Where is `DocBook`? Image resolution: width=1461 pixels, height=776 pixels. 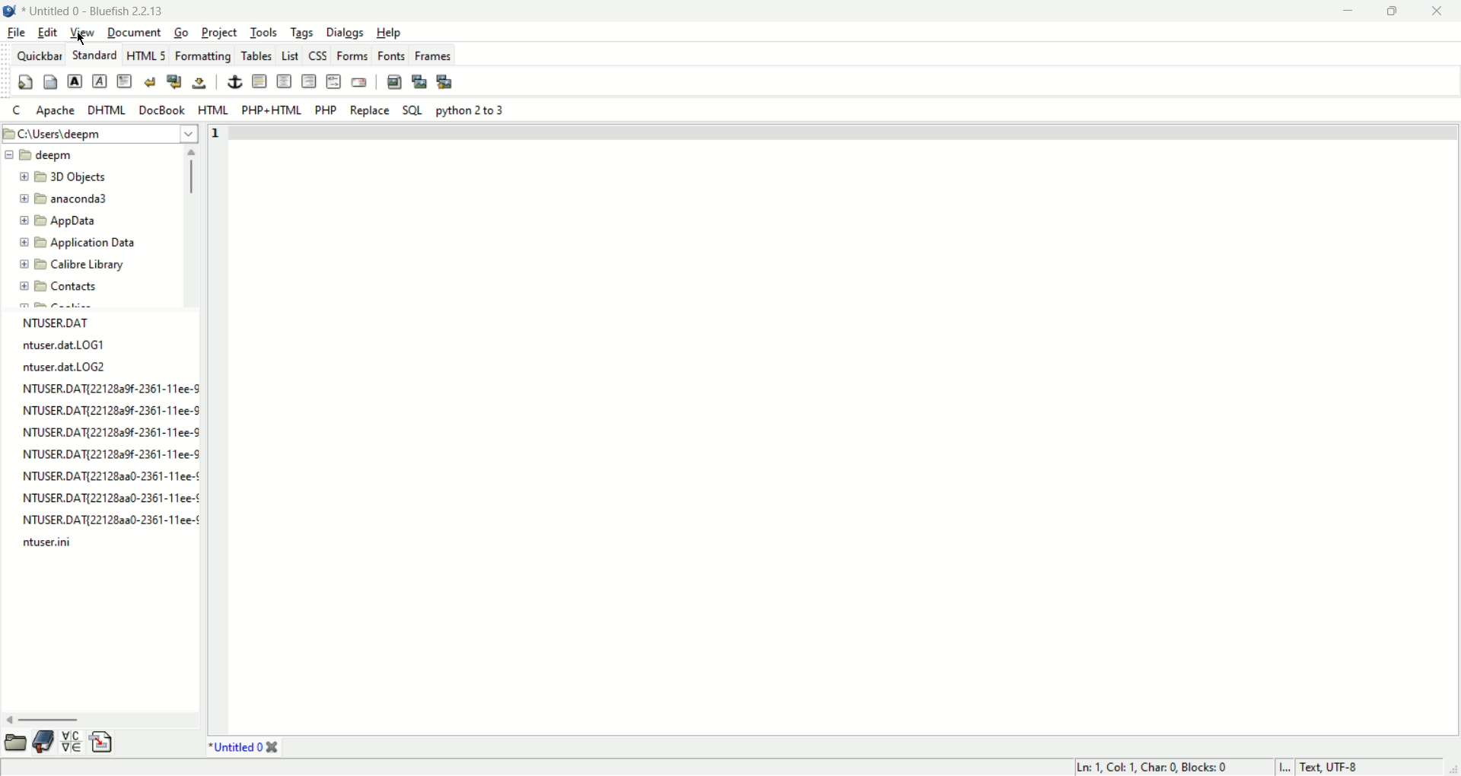
DocBook is located at coordinates (162, 110).